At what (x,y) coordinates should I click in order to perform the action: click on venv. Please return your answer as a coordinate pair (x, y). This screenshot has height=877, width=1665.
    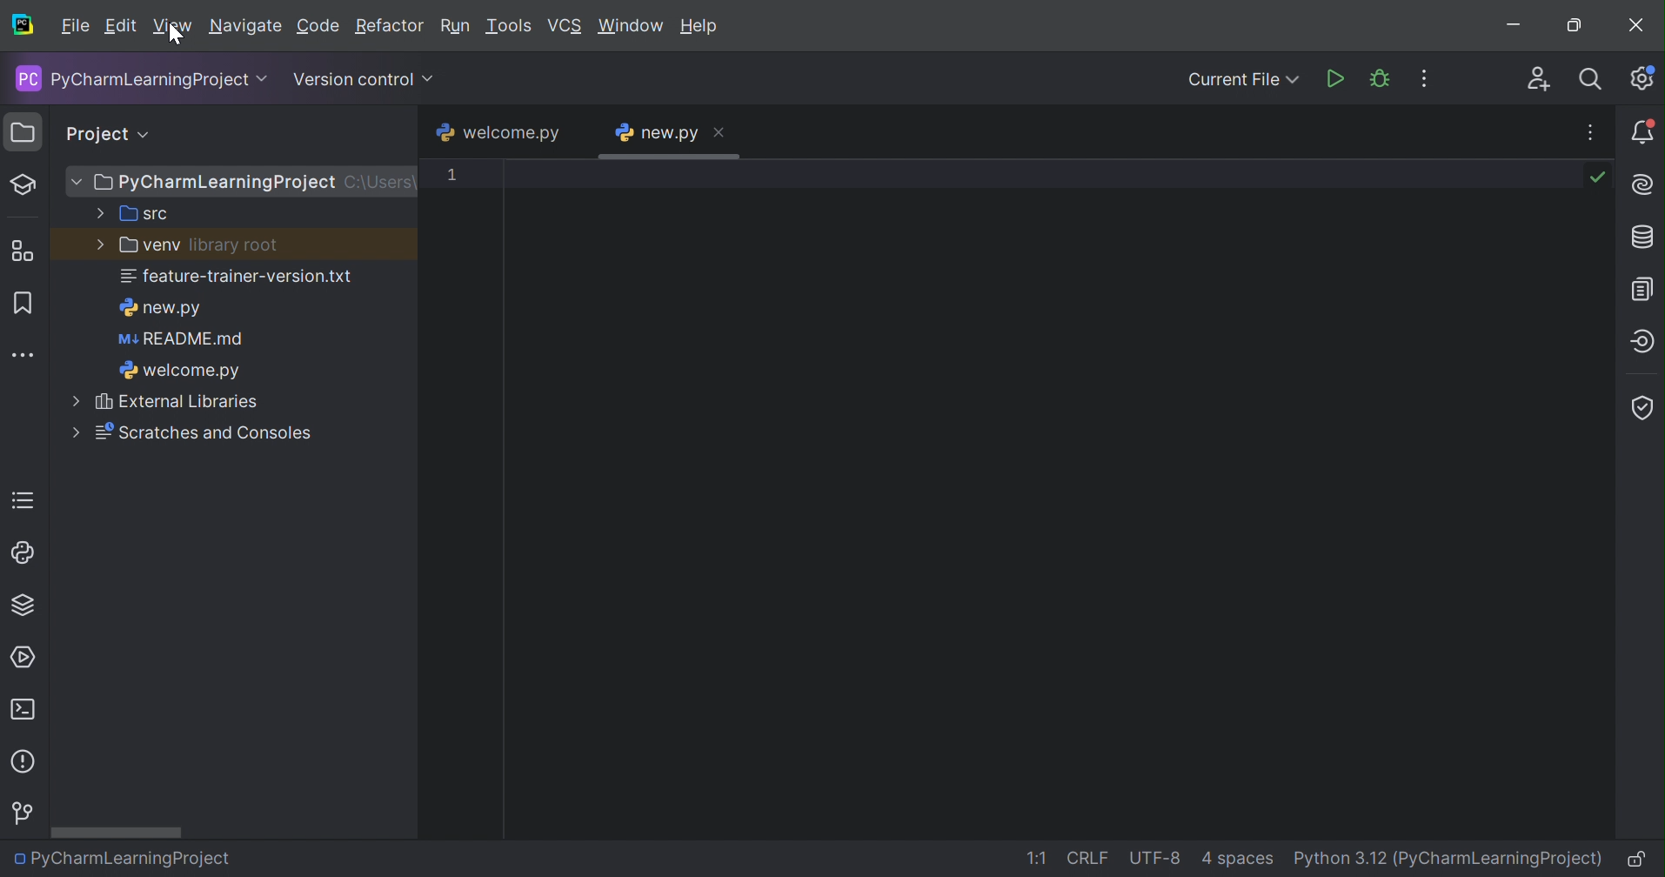
    Looking at the image, I should click on (137, 246).